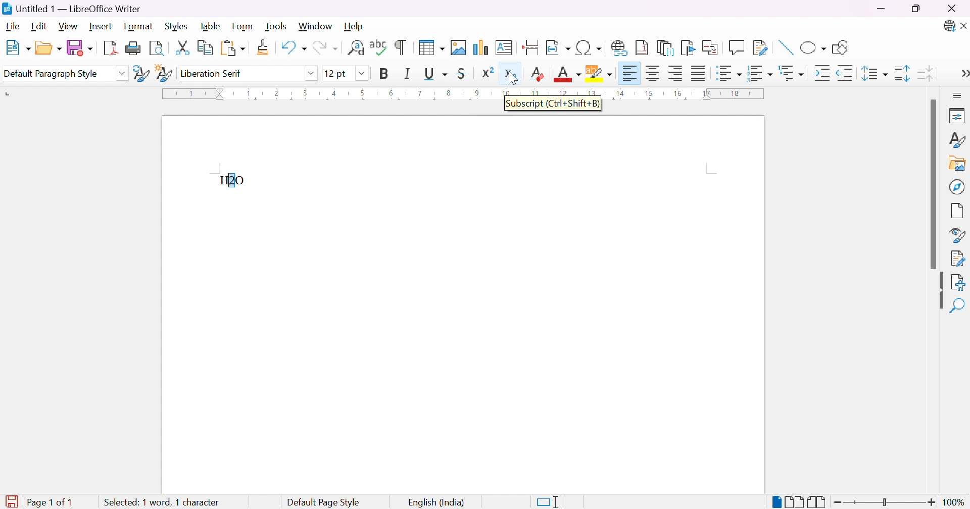  What do you see at coordinates (957, 236) in the screenshot?
I see `Style inspector` at bounding box center [957, 236].